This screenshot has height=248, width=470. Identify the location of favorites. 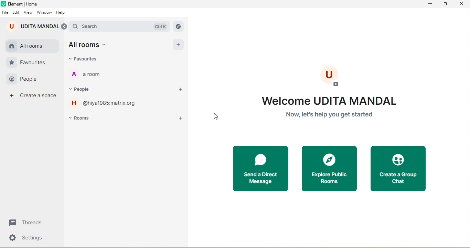
(89, 60).